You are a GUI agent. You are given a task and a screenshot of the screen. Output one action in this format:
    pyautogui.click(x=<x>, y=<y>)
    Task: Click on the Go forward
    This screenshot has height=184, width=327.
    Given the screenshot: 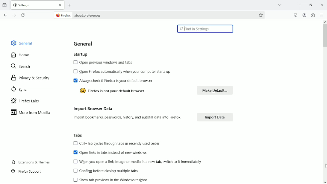 What is the action you would take?
    pyautogui.click(x=14, y=15)
    